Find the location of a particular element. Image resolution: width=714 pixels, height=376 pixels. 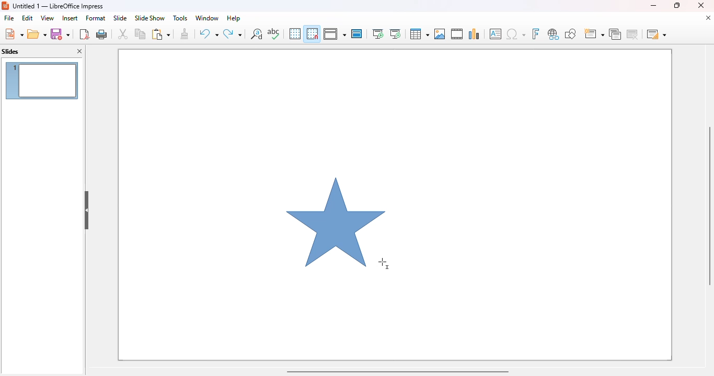

display grid is located at coordinates (294, 33).